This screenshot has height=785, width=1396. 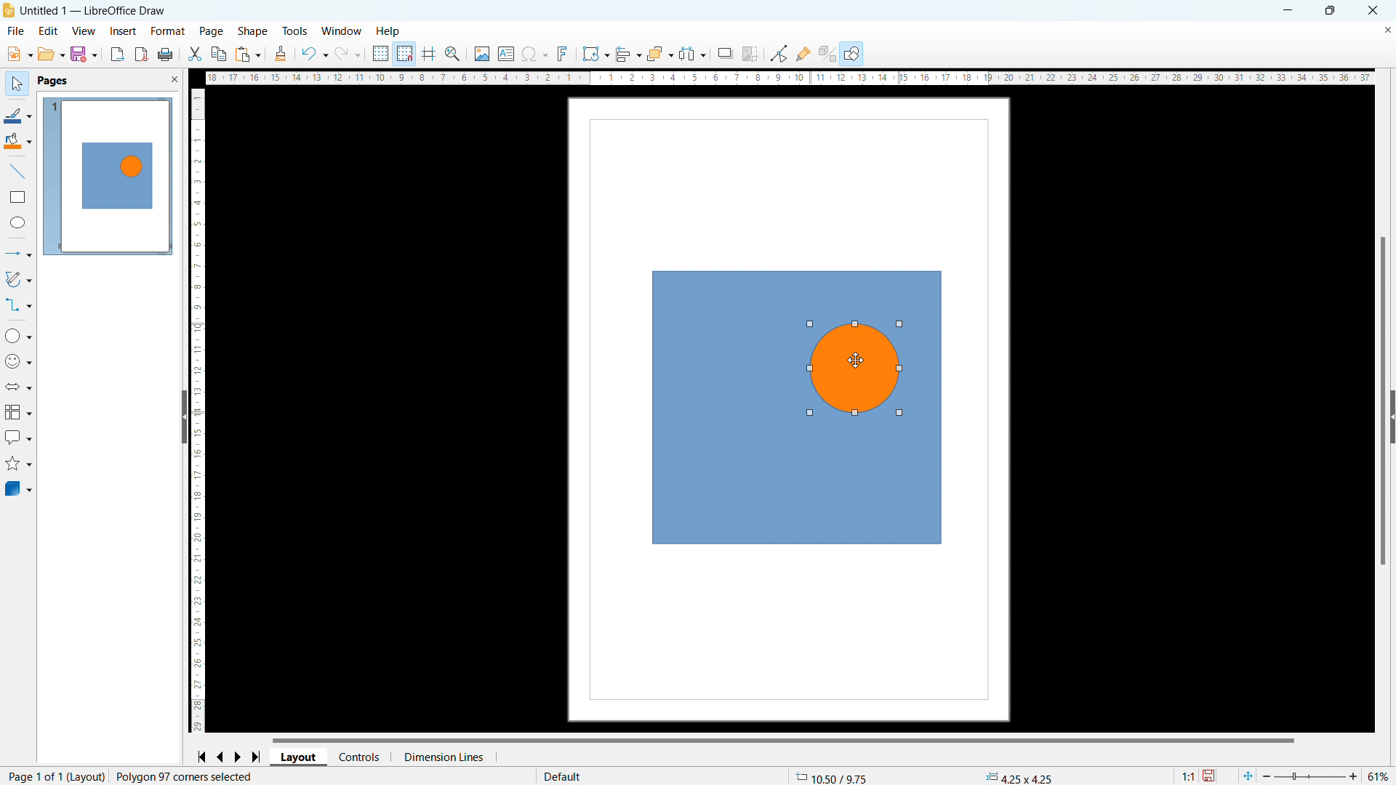 I want to click on stars and banners, so click(x=18, y=462).